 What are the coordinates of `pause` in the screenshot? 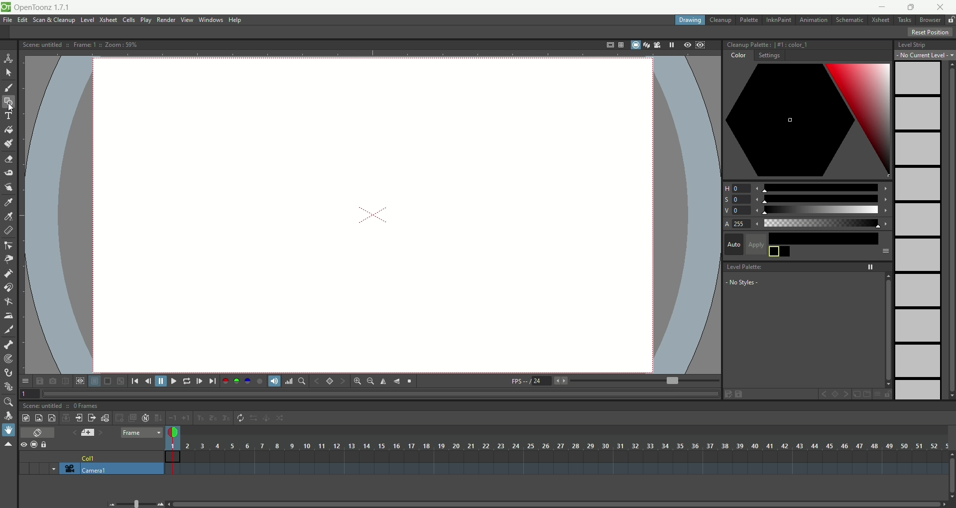 It's located at (161, 381).